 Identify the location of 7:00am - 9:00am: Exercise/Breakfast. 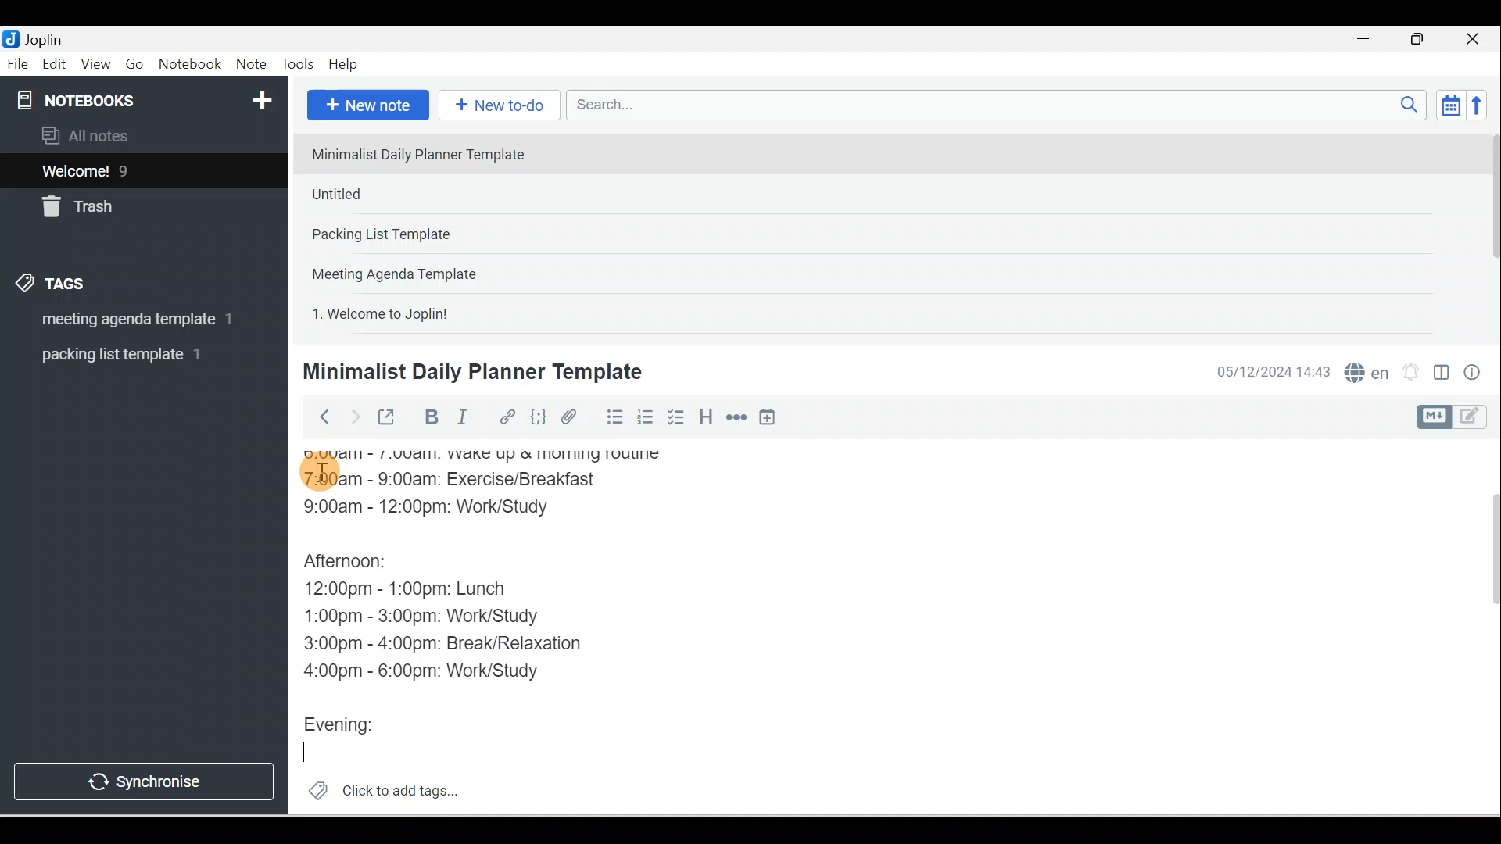
(470, 480).